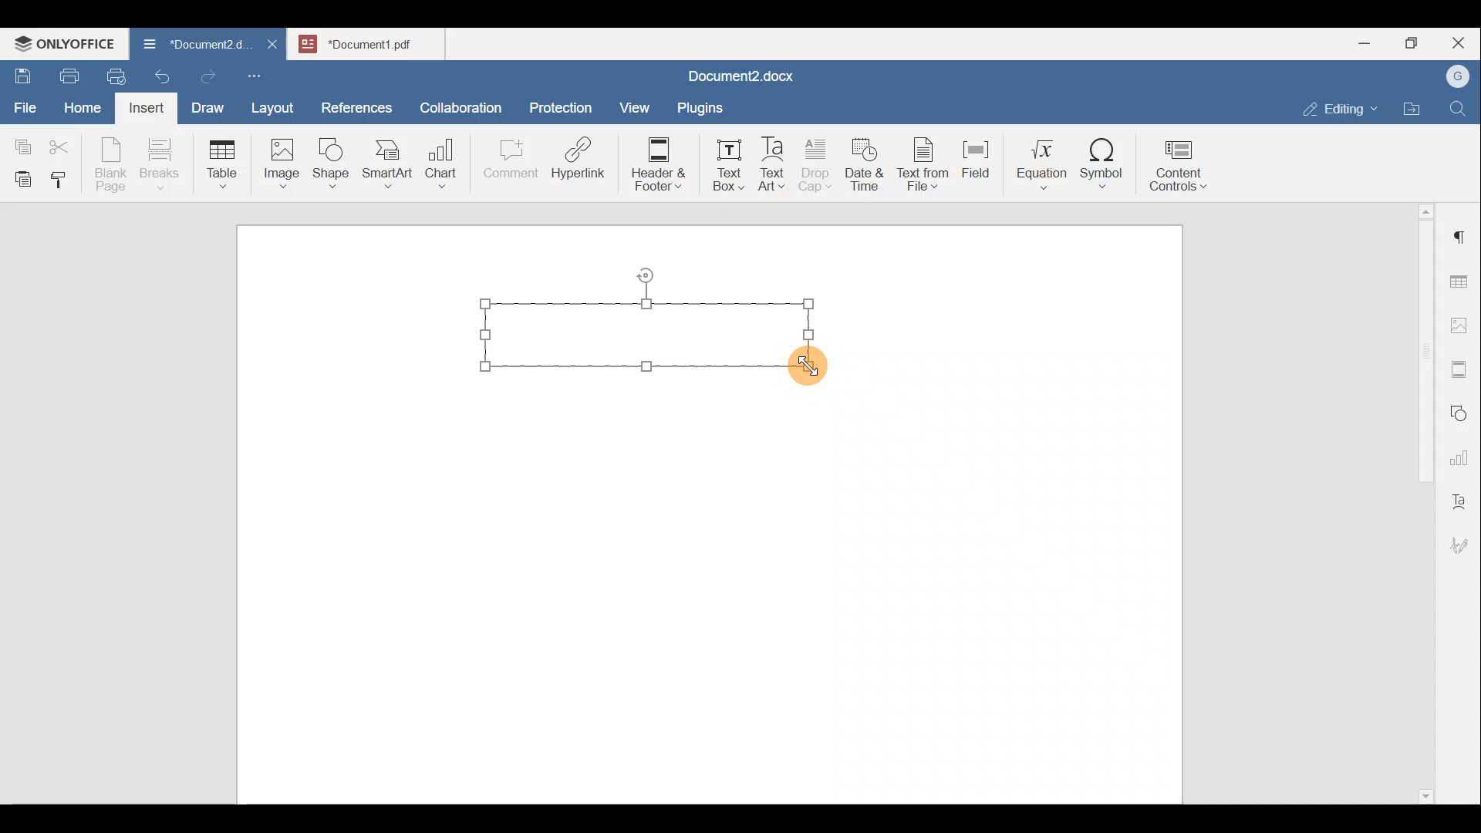  Describe the element at coordinates (1462, 324) in the screenshot. I see `Image settings` at that location.